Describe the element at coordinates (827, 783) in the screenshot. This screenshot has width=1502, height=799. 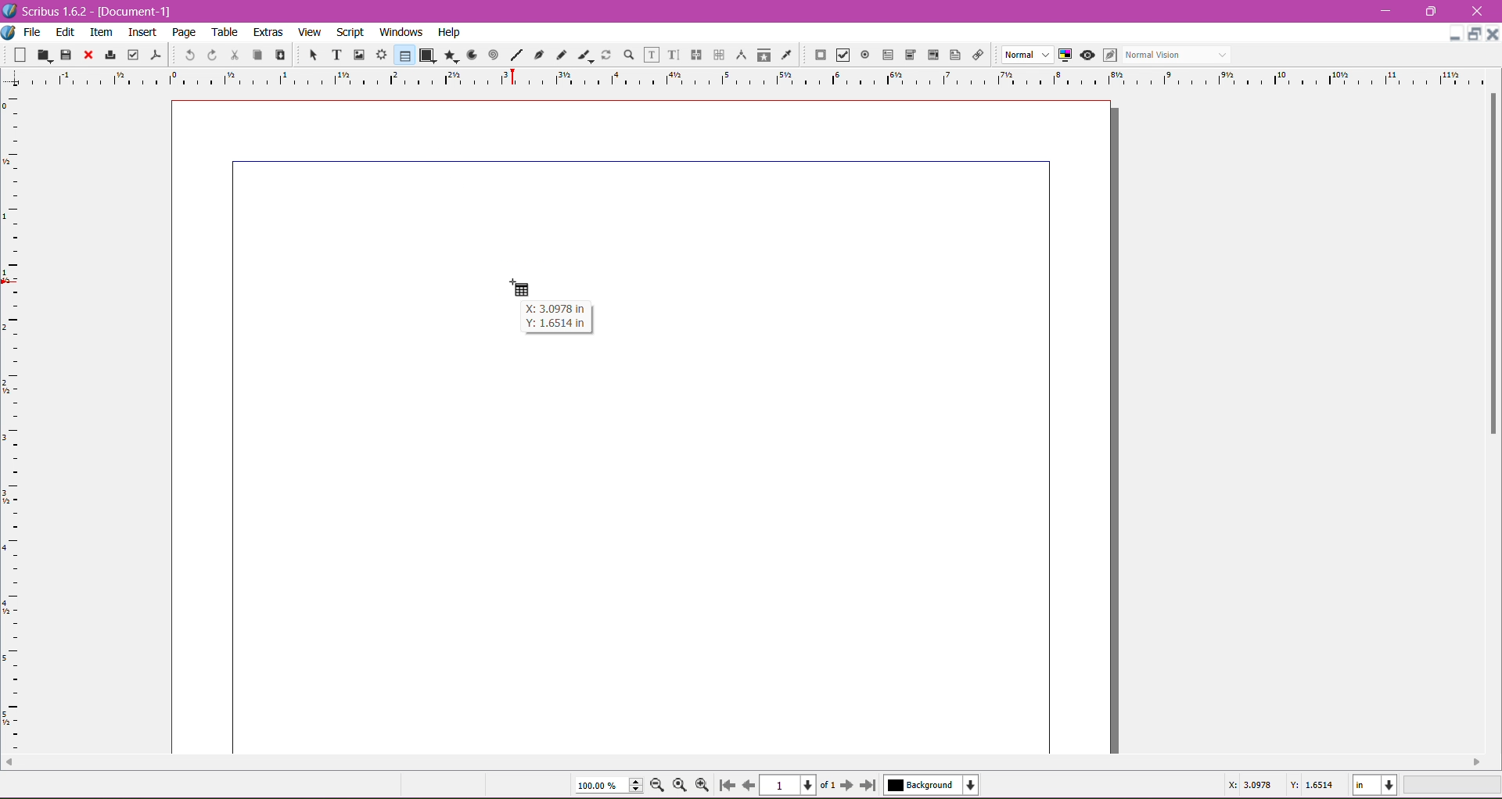
I see `of 1` at that location.